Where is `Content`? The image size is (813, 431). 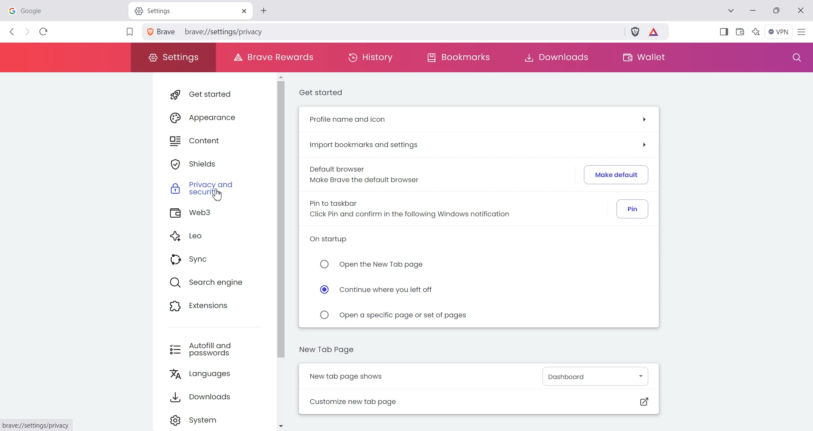 Content is located at coordinates (209, 141).